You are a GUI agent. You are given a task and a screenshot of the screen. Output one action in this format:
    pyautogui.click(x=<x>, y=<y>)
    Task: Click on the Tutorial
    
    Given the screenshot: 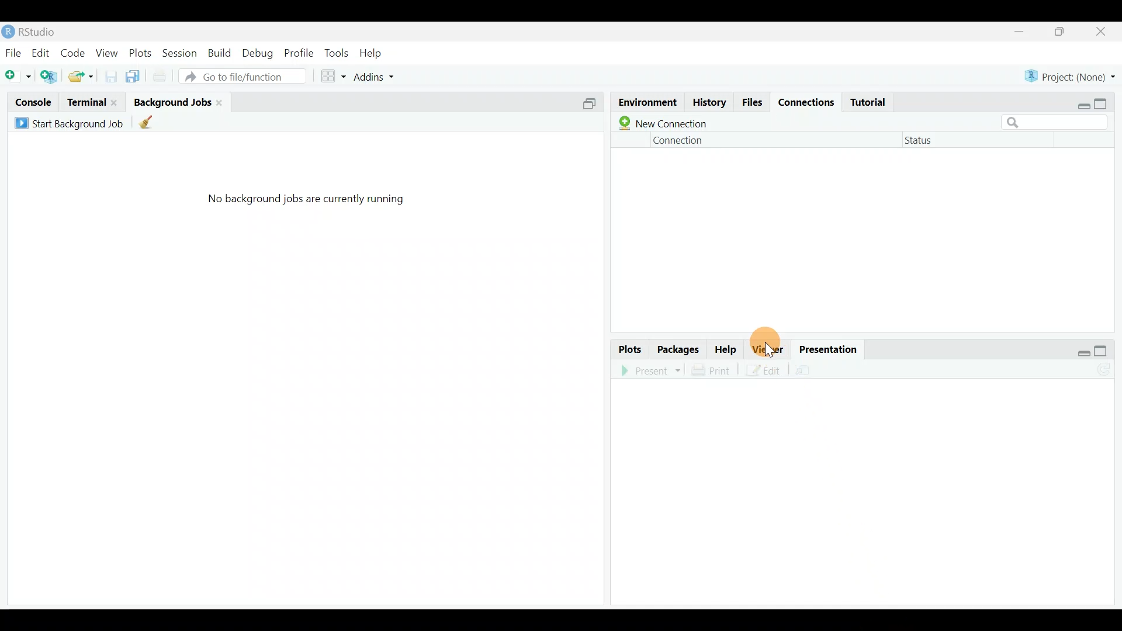 What is the action you would take?
    pyautogui.click(x=872, y=102)
    